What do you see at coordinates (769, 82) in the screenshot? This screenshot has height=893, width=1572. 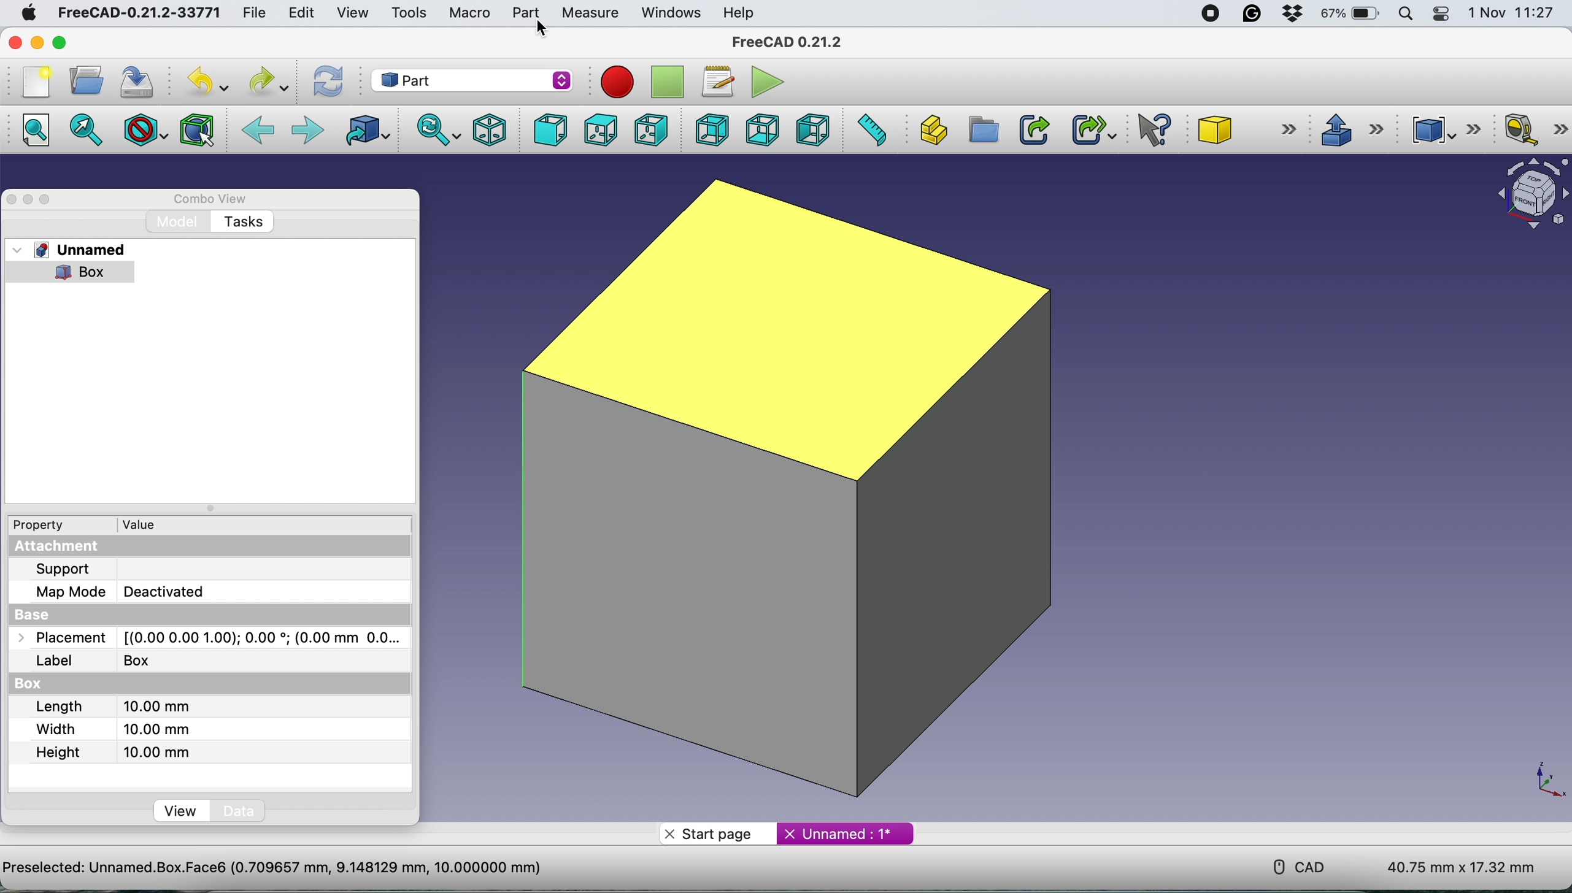 I see `execute macros` at bounding box center [769, 82].